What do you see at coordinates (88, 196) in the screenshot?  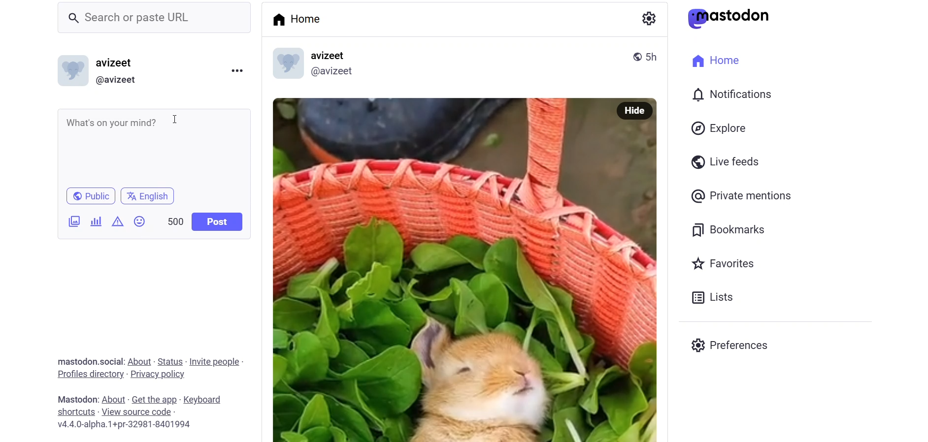 I see `public` at bounding box center [88, 196].